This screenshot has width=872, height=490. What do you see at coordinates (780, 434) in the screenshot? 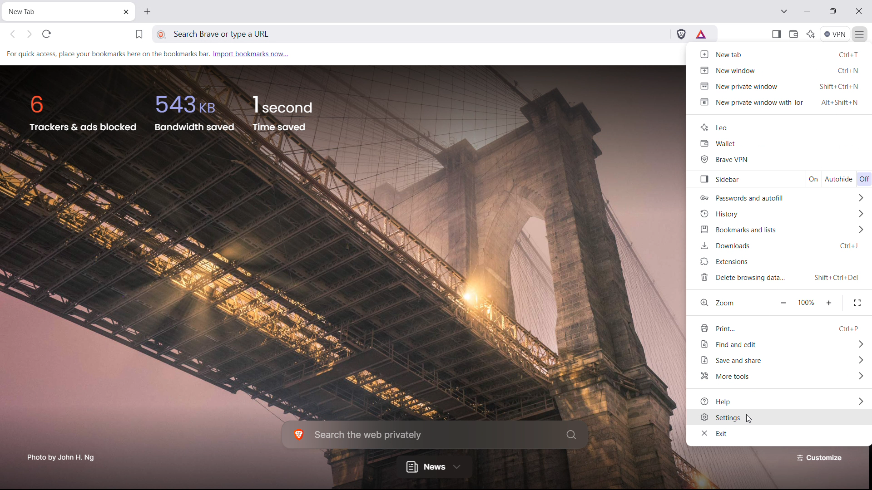
I see `exit` at bounding box center [780, 434].